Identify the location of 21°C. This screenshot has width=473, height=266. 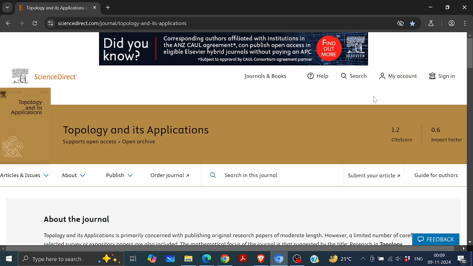
(341, 259).